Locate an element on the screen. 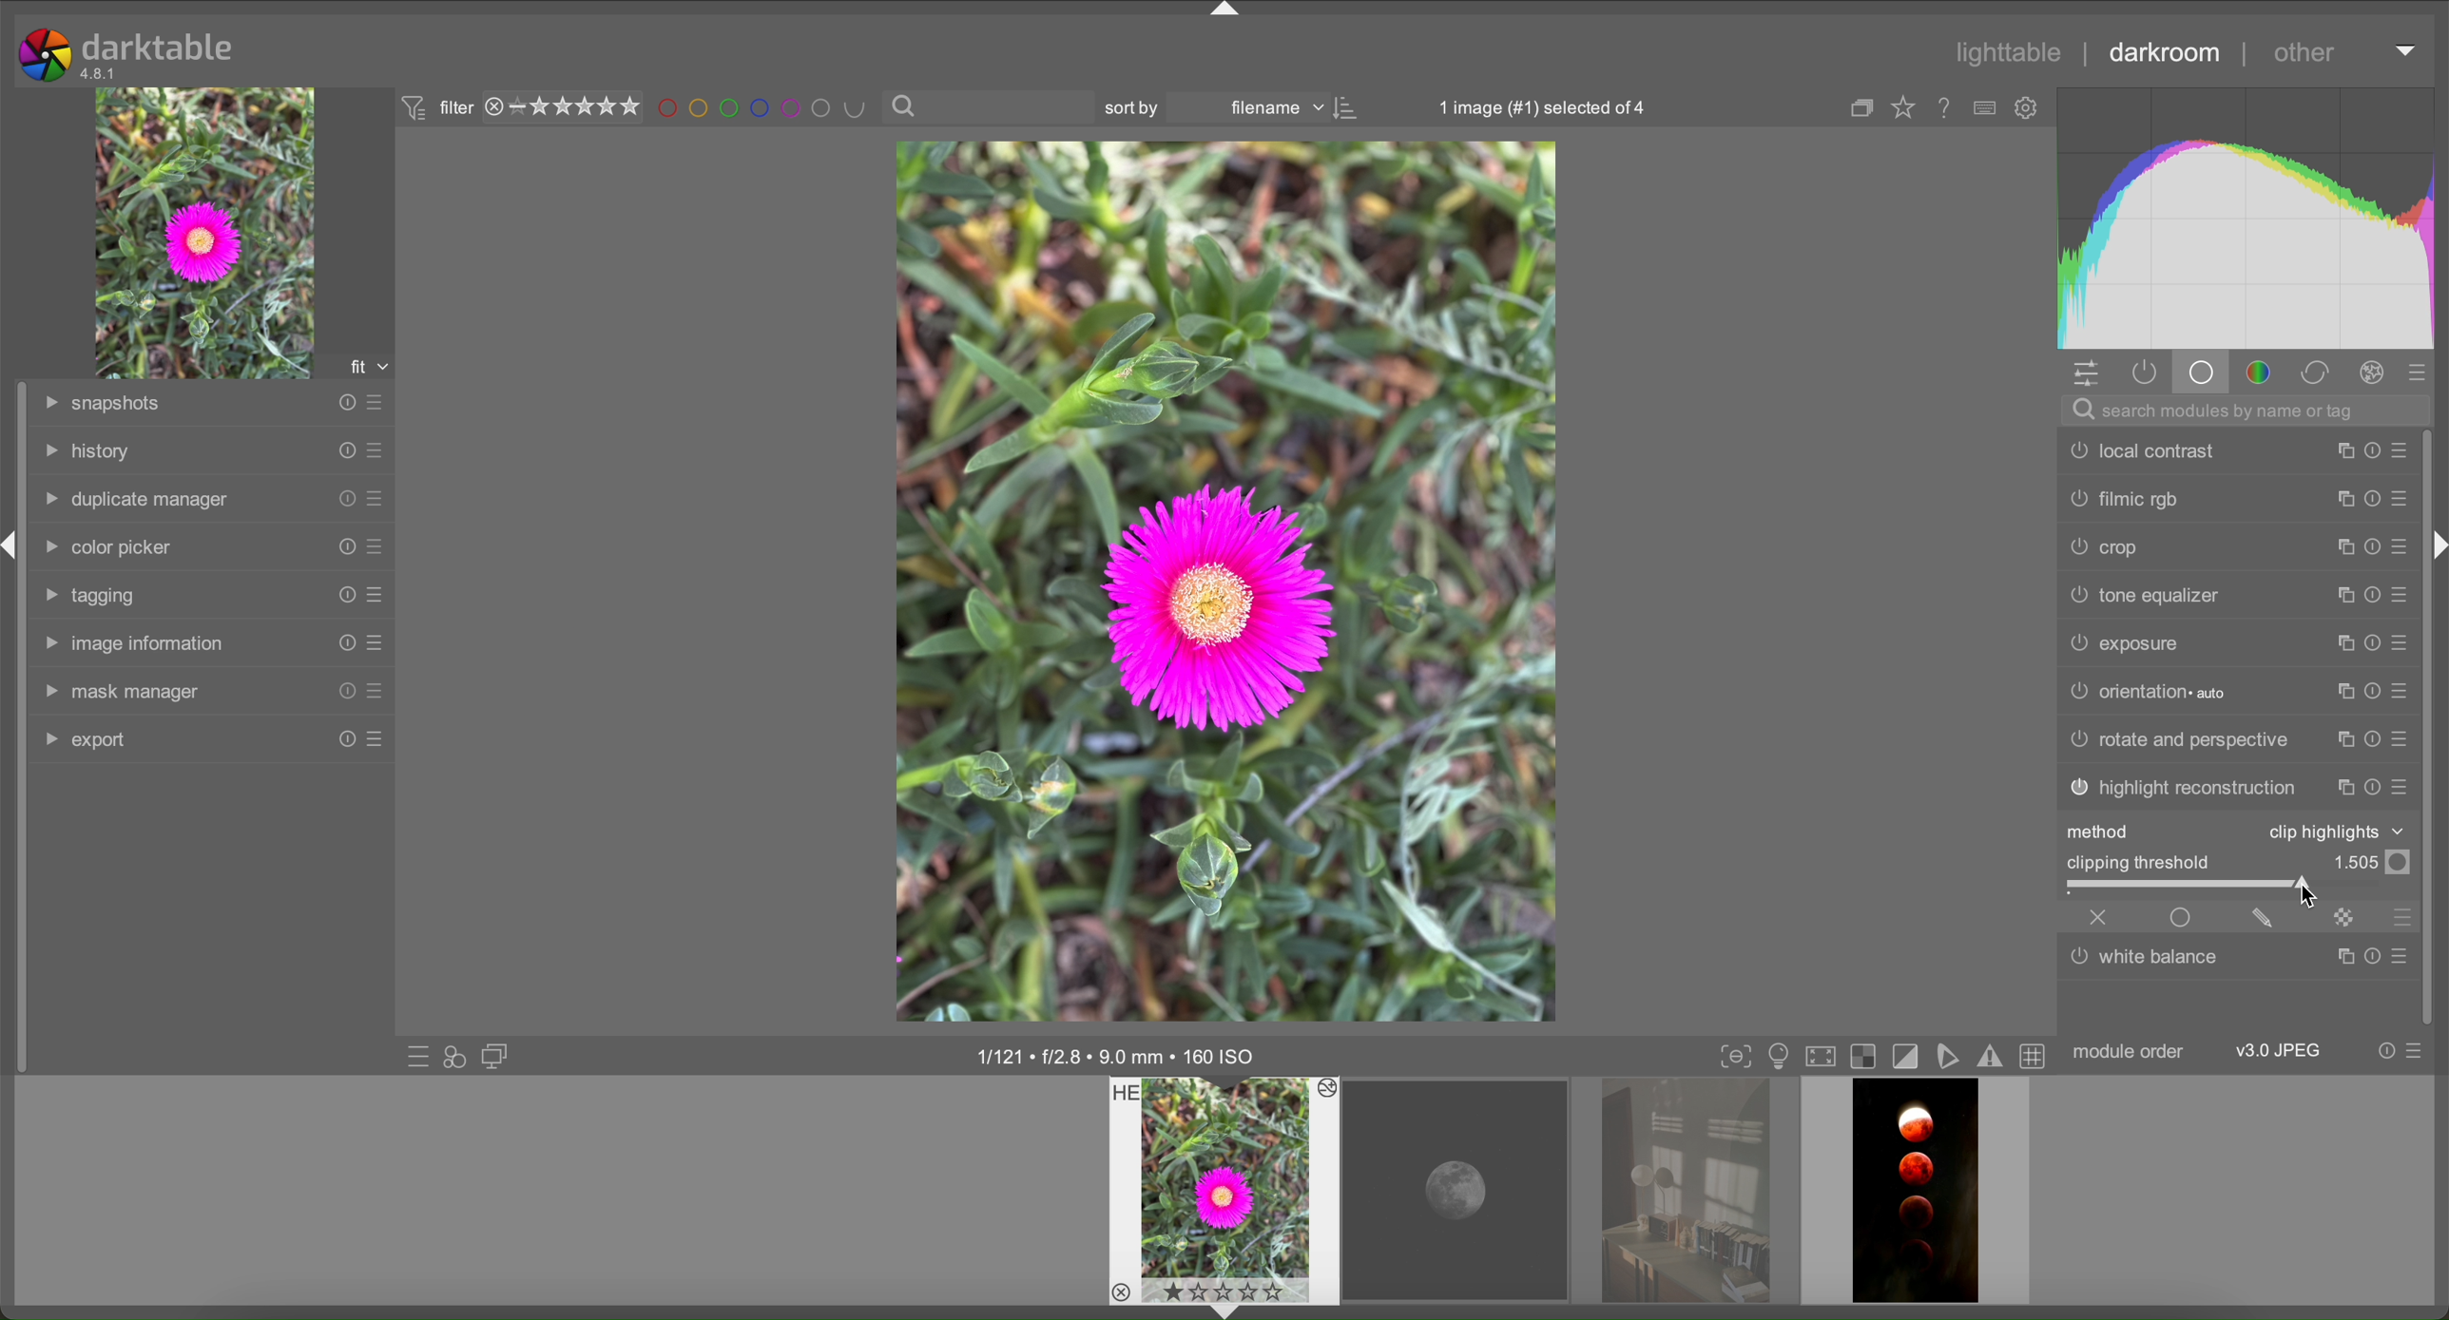 This screenshot has height=1320, width=2449. copy is located at coordinates (2338, 546).